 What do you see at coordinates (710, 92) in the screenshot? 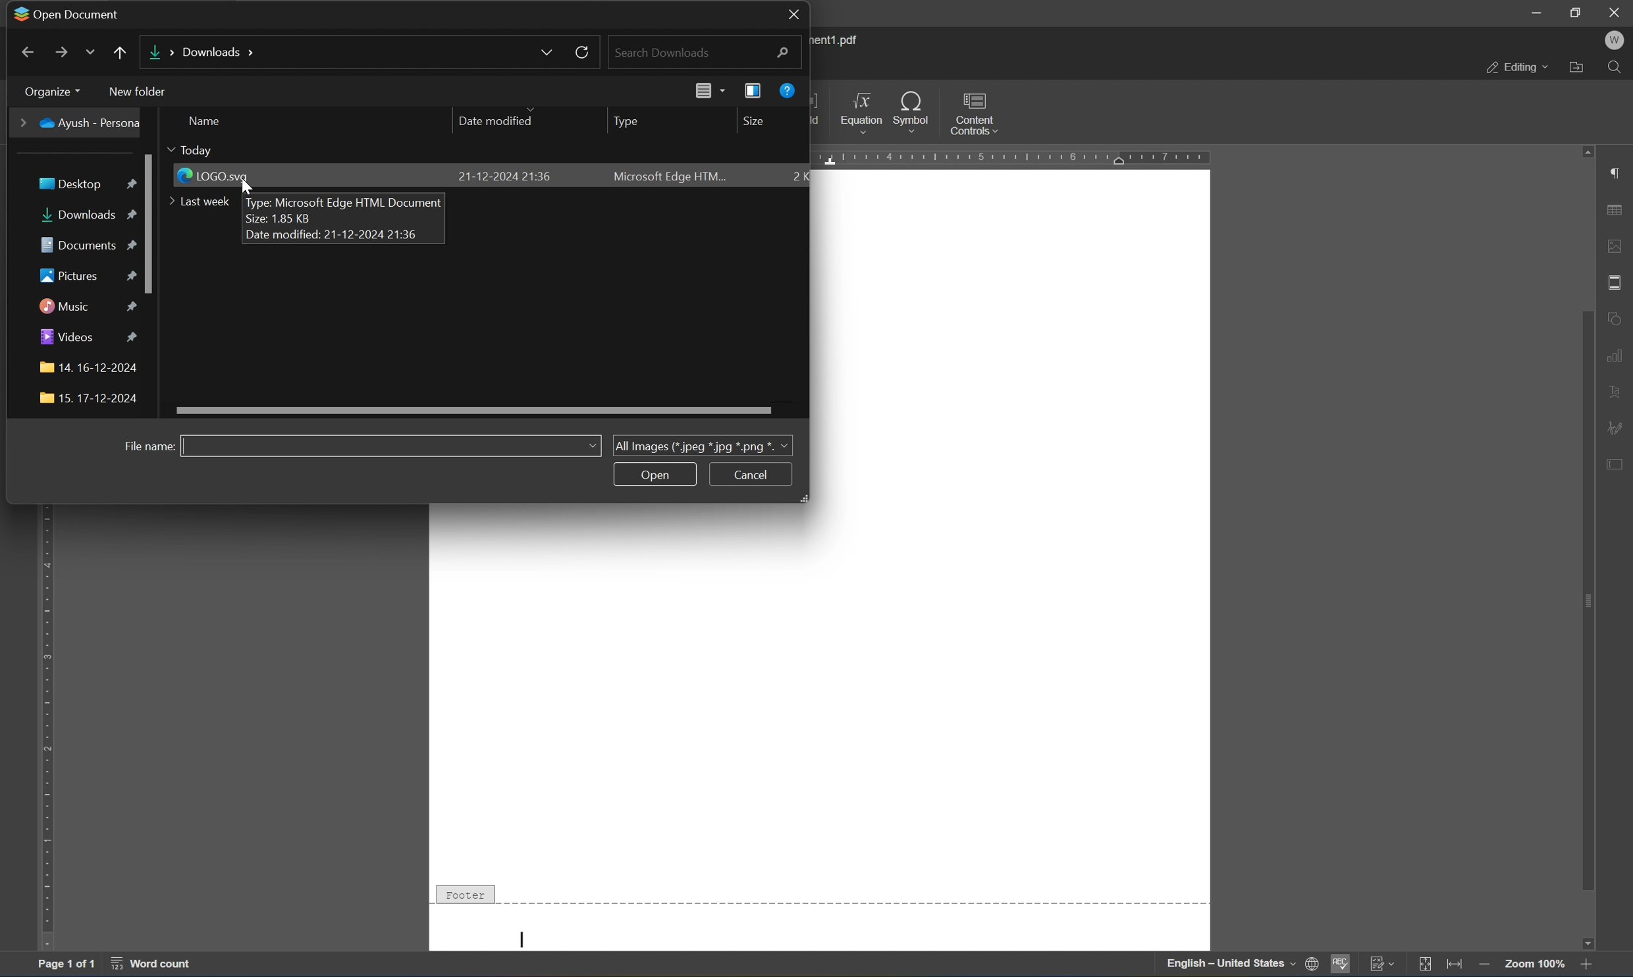
I see `change your view` at bounding box center [710, 92].